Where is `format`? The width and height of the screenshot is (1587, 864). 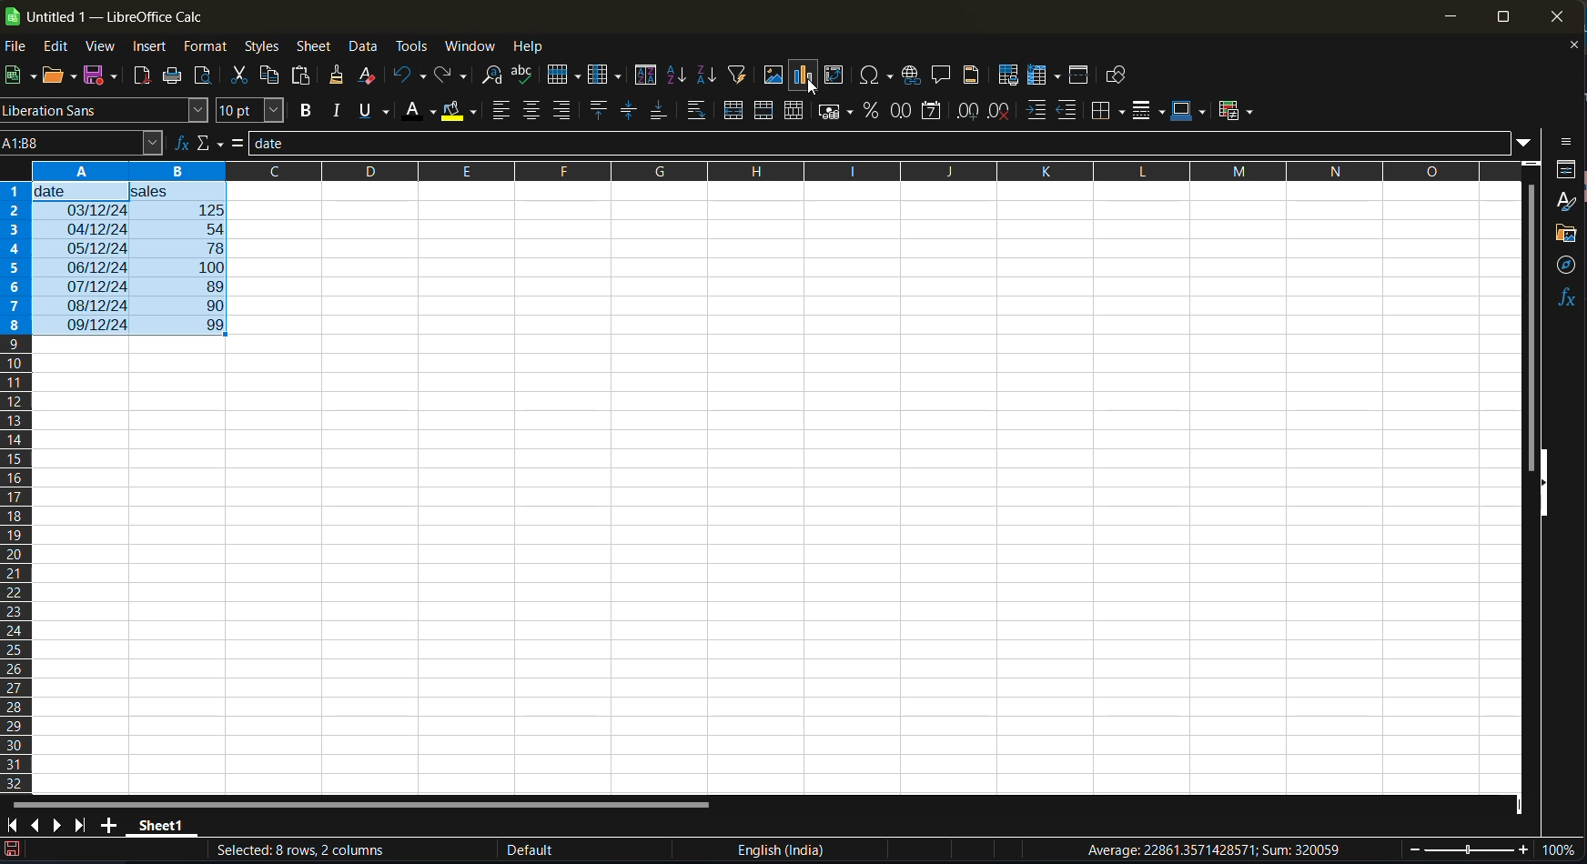 format is located at coordinates (207, 50).